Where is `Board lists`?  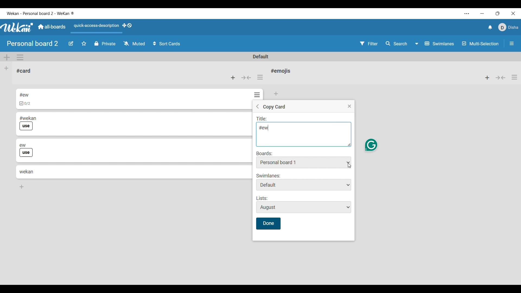
Board lists is located at coordinates (304, 162).